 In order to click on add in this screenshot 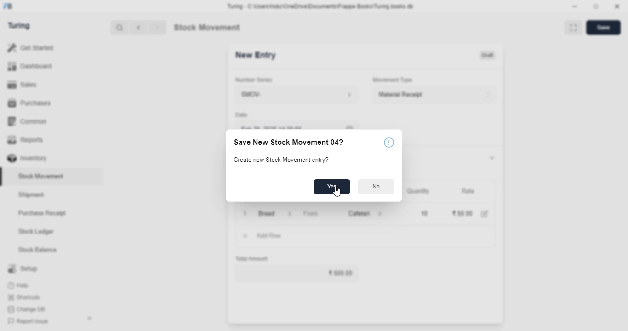, I will do `click(245, 236)`.